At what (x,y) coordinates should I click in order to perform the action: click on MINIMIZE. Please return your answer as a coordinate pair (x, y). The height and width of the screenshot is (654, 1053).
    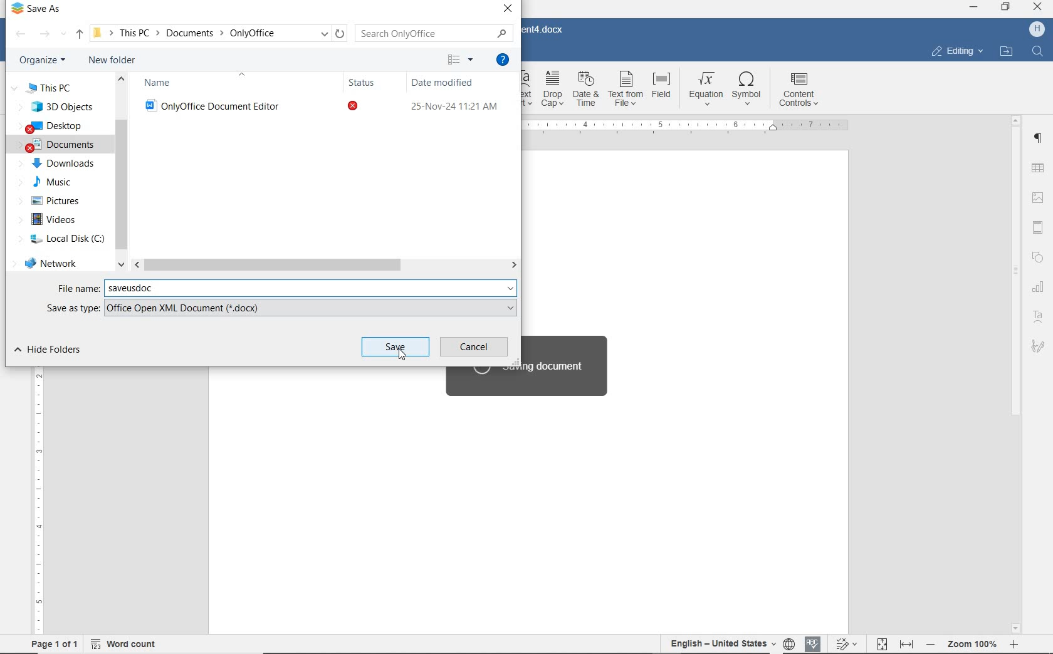
    Looking at the image, I should click on (973, 8).